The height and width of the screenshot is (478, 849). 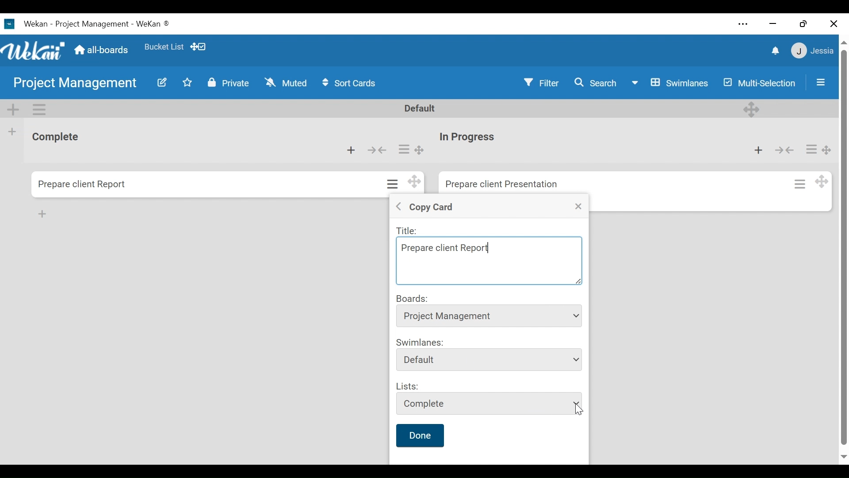 What do you see at coordinates (828, 150) in the screenshot?
I see `Desktop drag handle` at bounding box center [828, 150].